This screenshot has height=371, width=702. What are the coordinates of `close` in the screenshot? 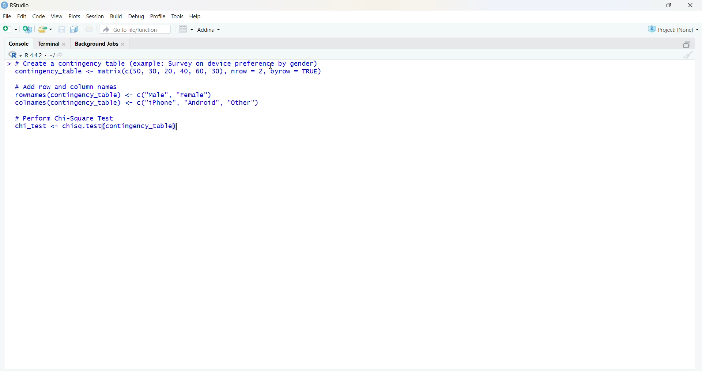 It's located at (123, 44).